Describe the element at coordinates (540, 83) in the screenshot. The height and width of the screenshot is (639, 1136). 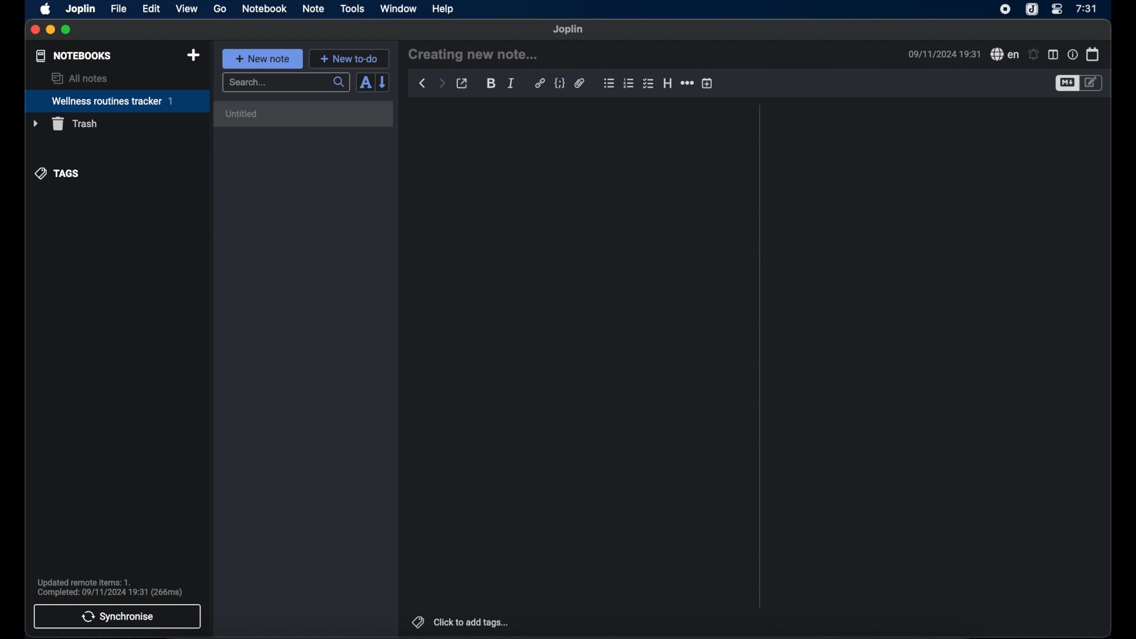
I see `hyperlink` at that location.